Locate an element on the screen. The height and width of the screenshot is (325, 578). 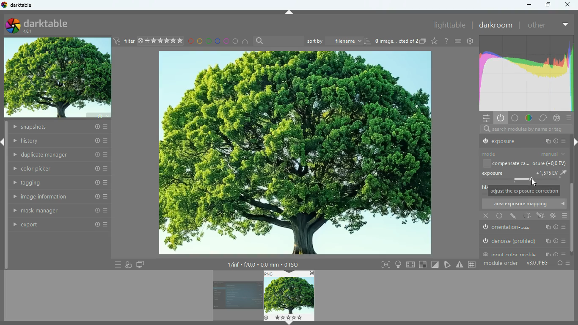
exposure is located at coordinates (527, 181).